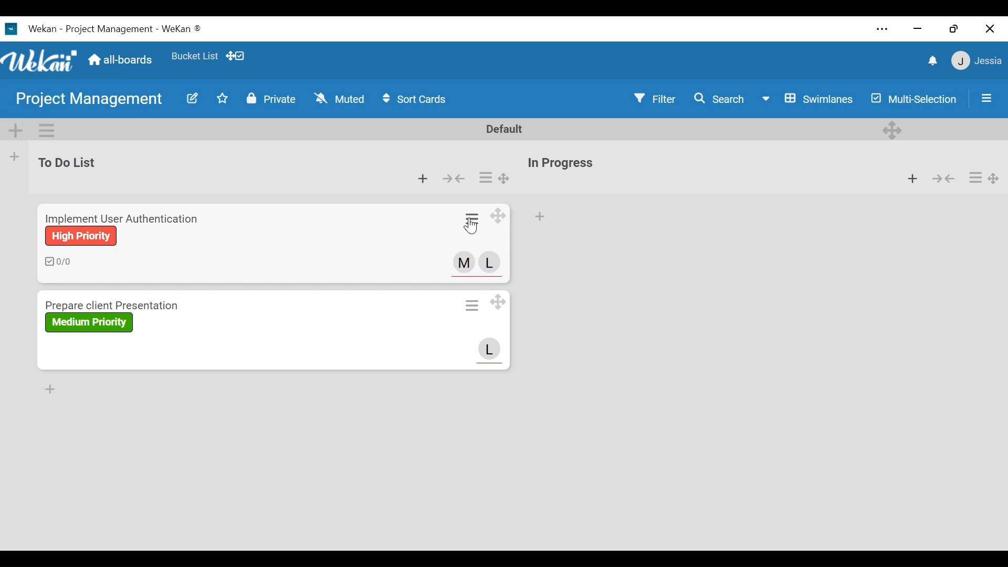  Describe the element at coordinates (16, 130) in the screenshot. I see `Add Swimlane` at that location.